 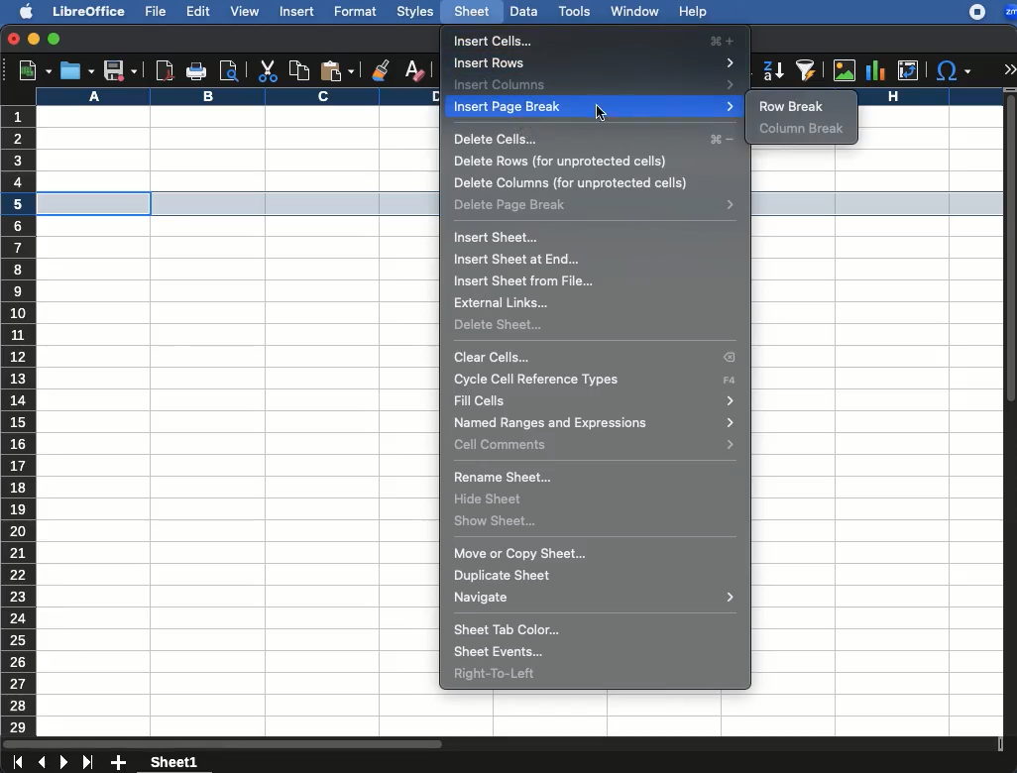 I want to click on next sheet, so click(x=61, y=763).